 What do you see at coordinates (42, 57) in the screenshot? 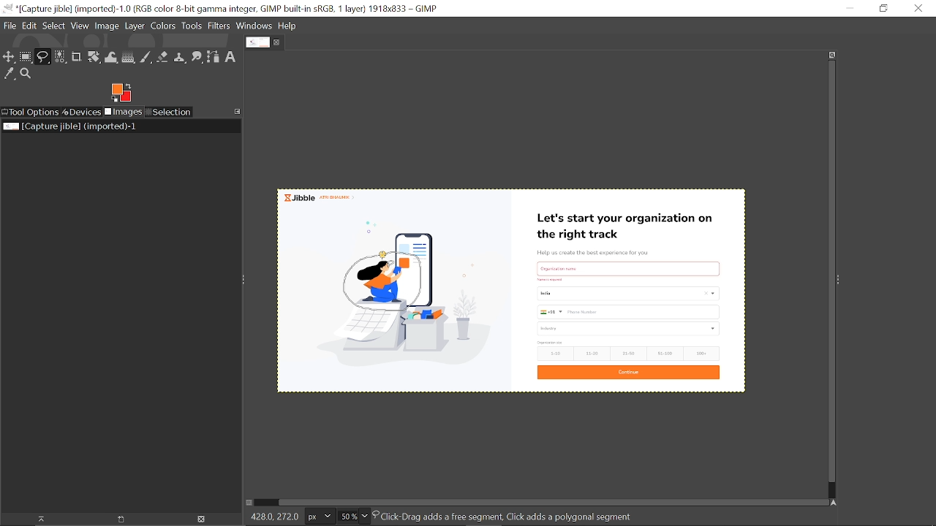
I see `Free select tool` at bounding box center [42, 57].